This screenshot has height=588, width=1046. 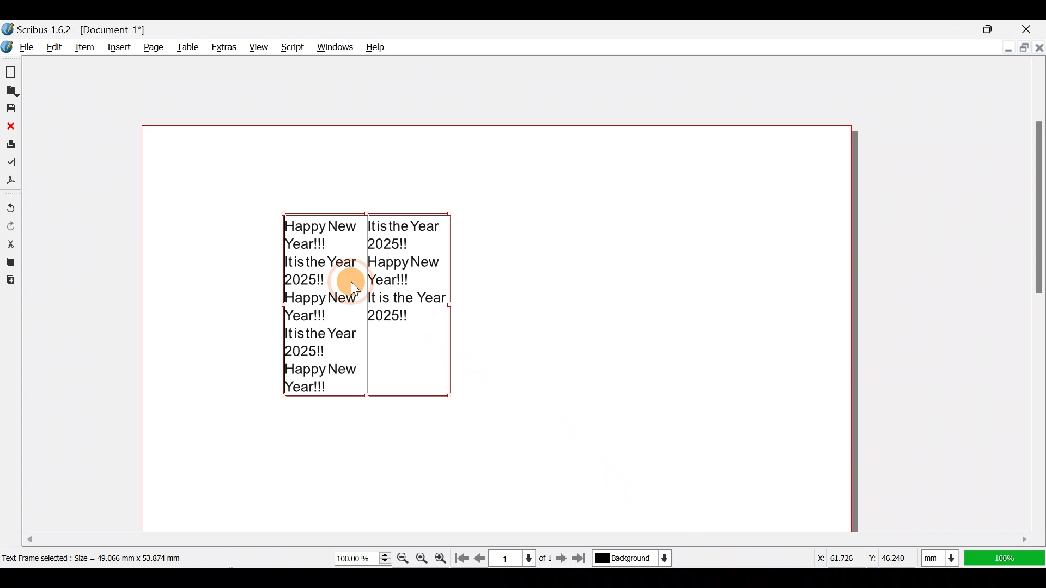 I want to click on Happy New Year, so click(x=365, y=303).